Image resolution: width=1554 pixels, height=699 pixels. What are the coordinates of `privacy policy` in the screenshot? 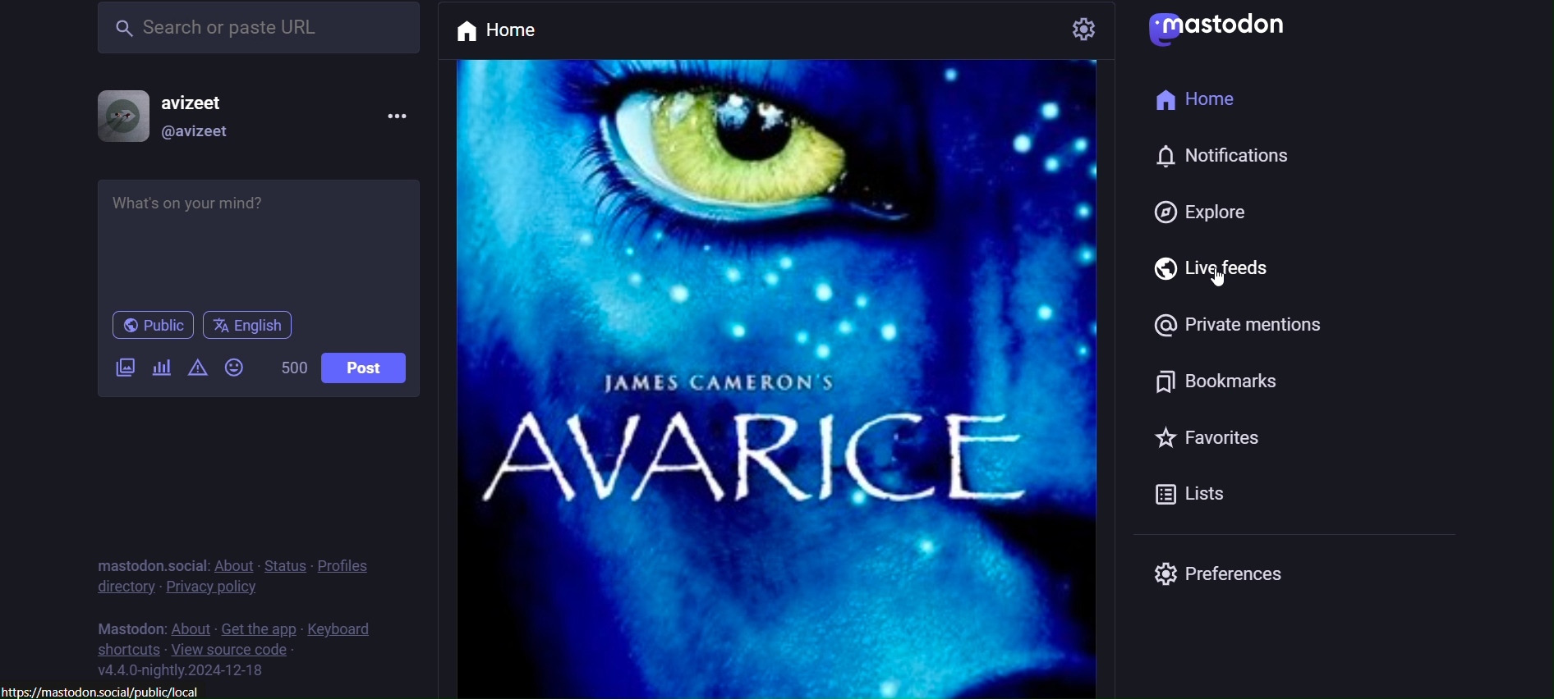 It's located at (209, 588).